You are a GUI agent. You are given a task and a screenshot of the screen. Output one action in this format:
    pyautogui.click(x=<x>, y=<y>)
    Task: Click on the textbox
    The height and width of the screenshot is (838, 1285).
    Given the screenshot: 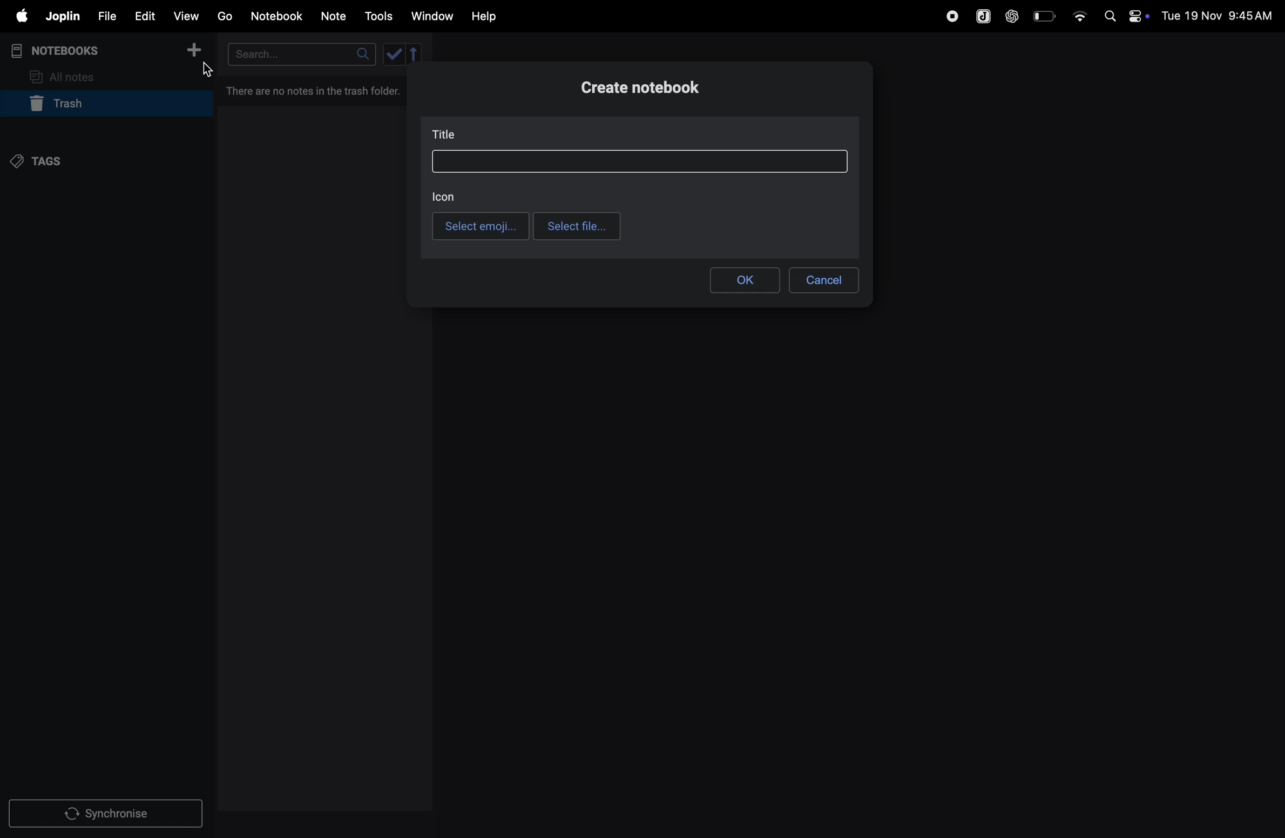 What is the action you would take?
    pyautogui.click(x=638, y=161)
    